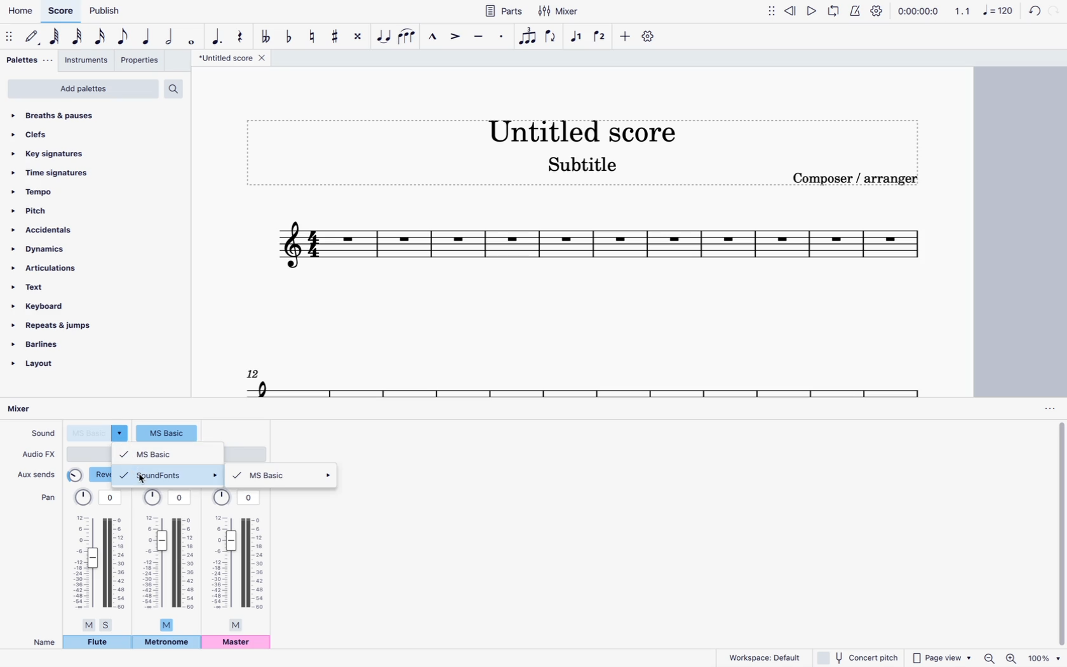 The width and height of the screenshot is (1067, 667). What do you see at coordinates (79, 37) in the screenshot?
I see `32nd note` at bounding box center [79, 37].